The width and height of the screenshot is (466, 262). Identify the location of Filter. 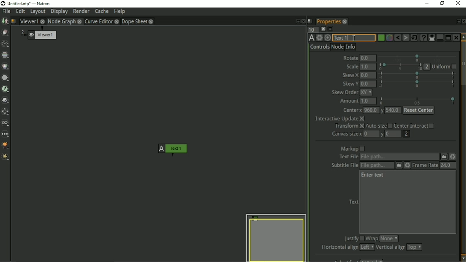
(5, 78).